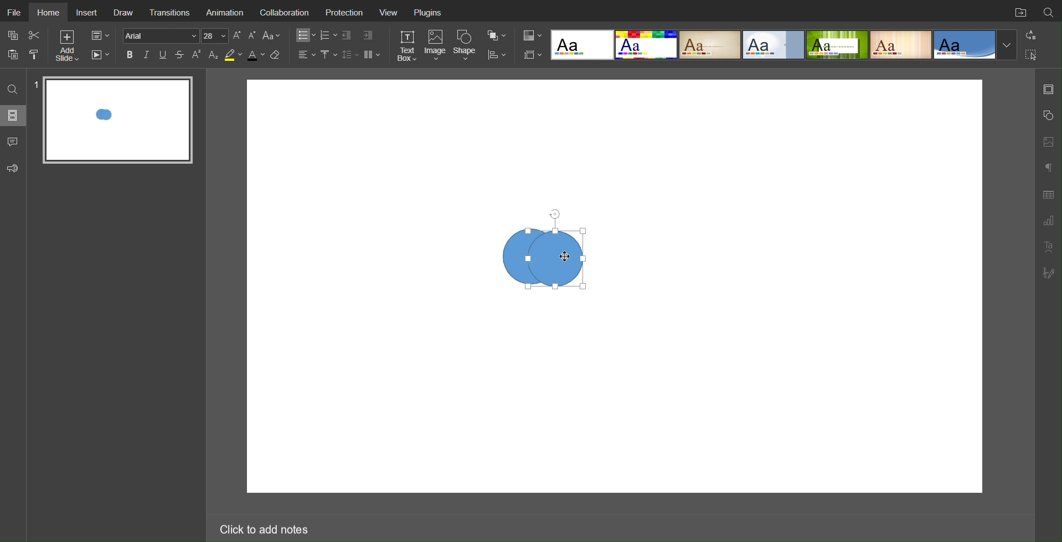 The image size is (1062, 542). What do you see at coordinates (437, 46) in the screenshot?
I see `Image` at bounding box center [437, 46].